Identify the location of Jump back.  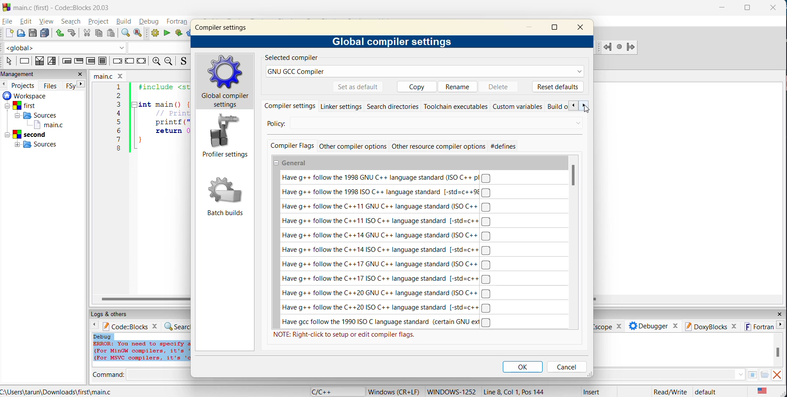
(606, 47).